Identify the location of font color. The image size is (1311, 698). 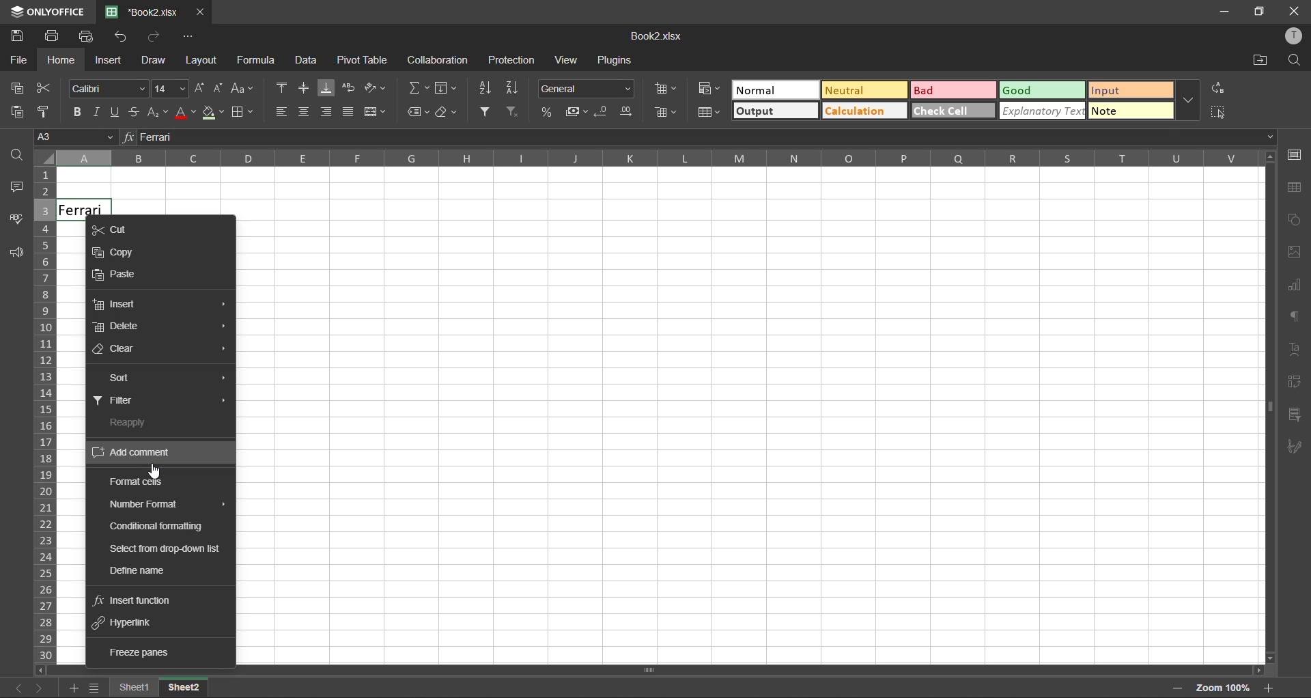
(184, 113).